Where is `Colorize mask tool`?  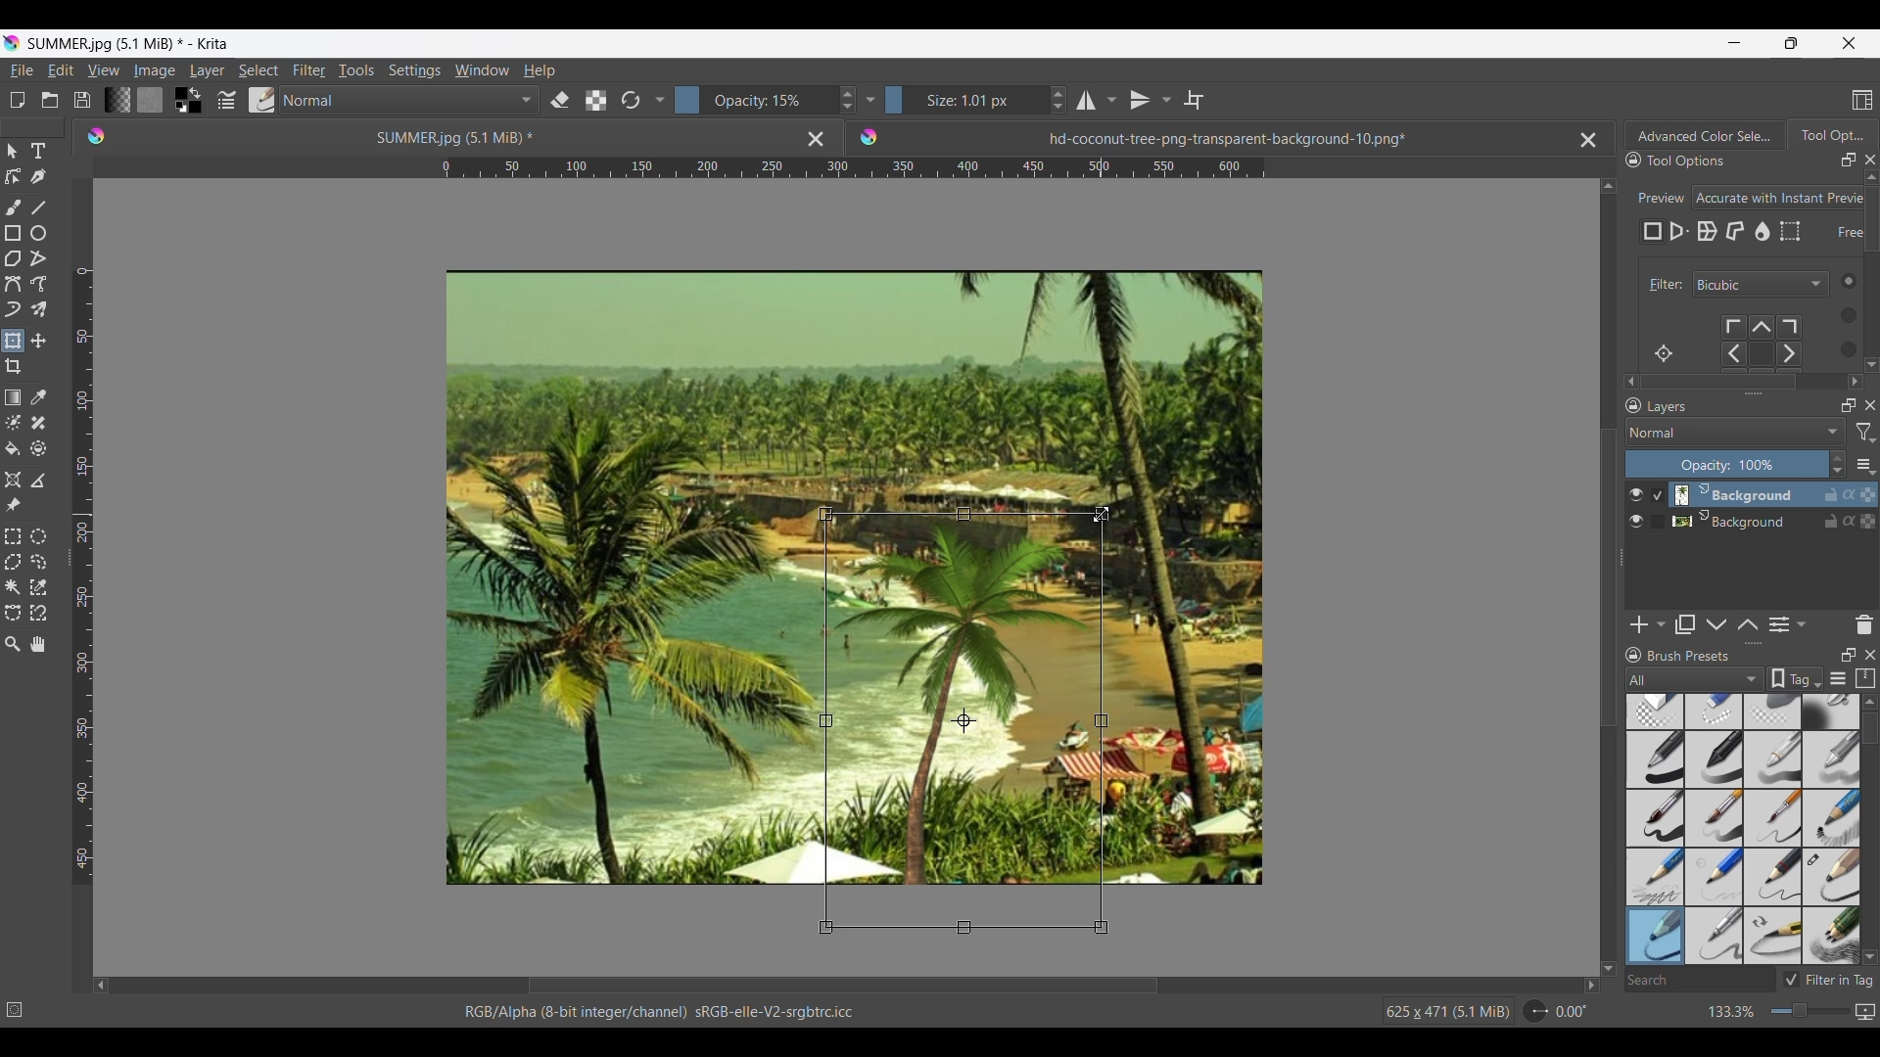 Colorize mask tool is located at coordinates (14, 422).